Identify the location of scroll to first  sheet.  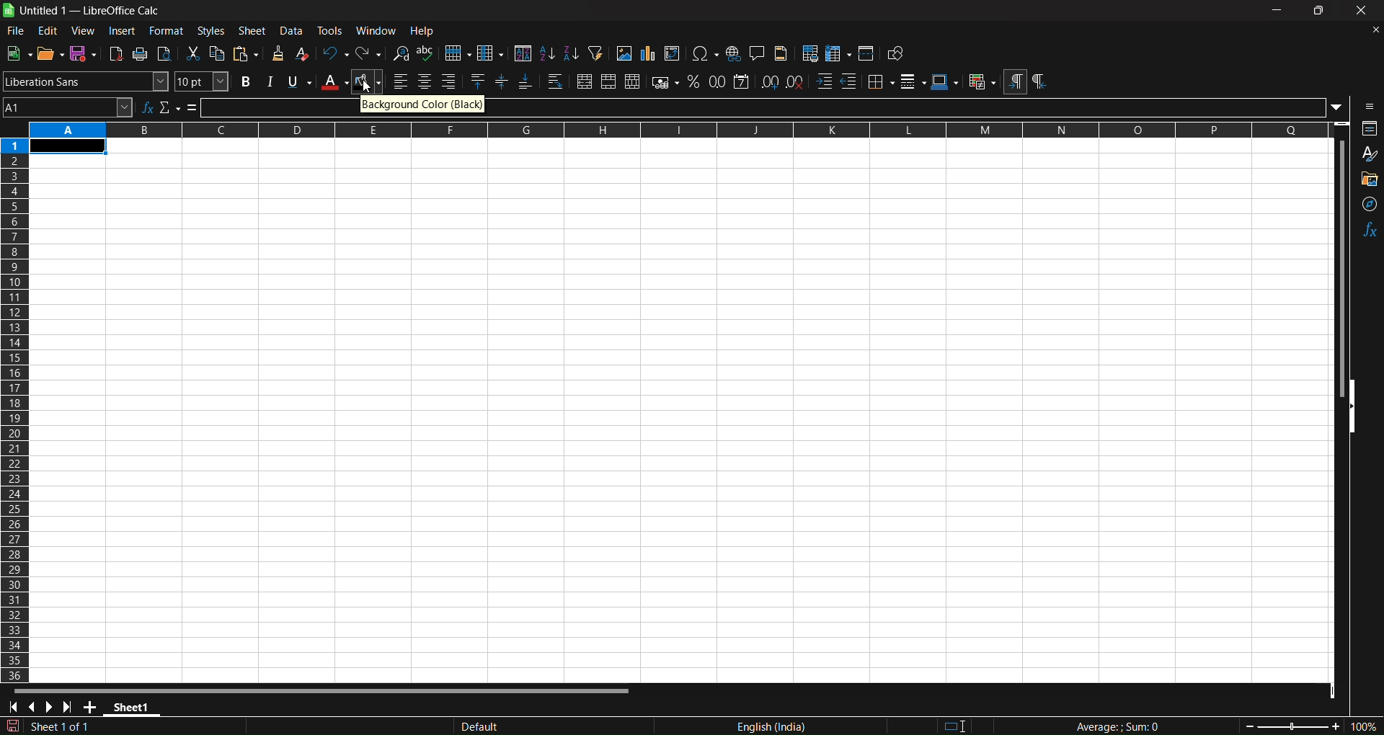
(12, 707).